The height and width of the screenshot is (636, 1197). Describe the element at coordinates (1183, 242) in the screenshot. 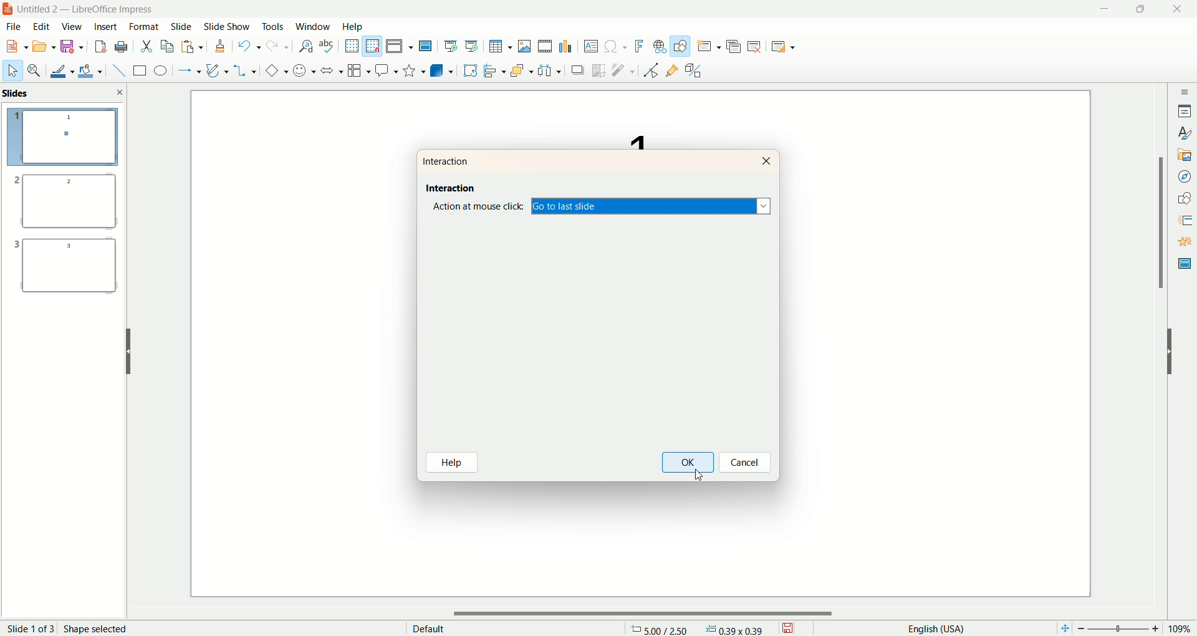

I see `animation` at that location.